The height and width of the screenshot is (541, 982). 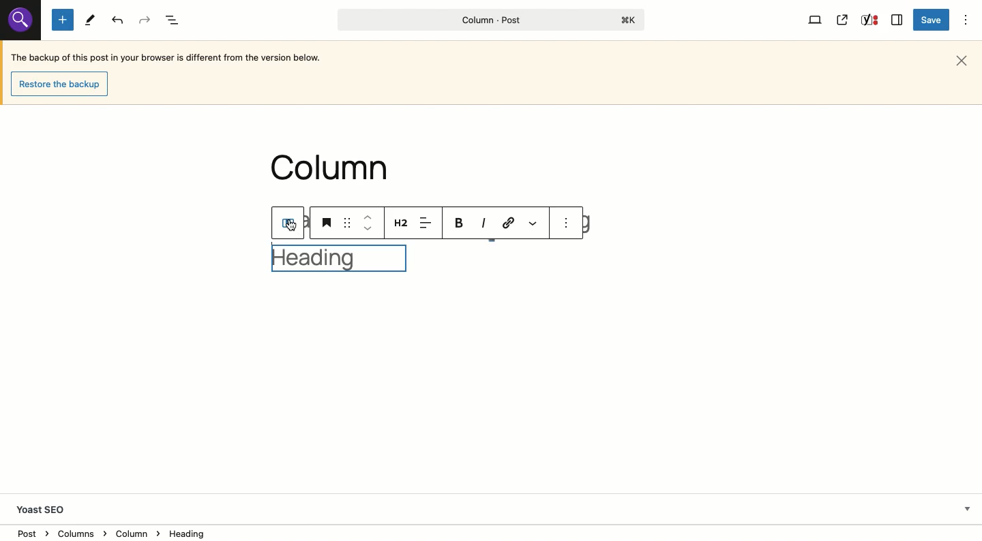 What do you see at coordinates (488, 20) in the screenshot?
I see `Column - Post` at bounding box center [488, 20].